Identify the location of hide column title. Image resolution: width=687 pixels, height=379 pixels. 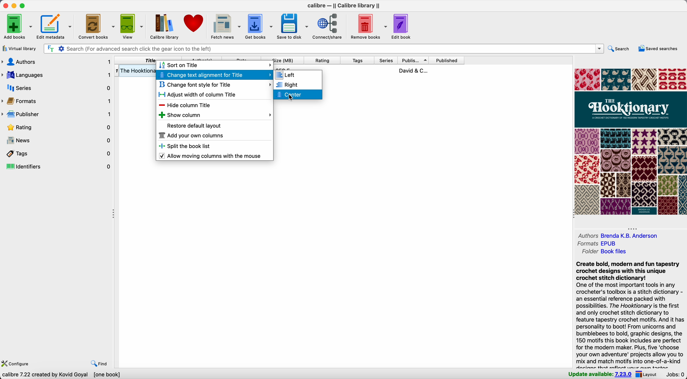
(187, 105).